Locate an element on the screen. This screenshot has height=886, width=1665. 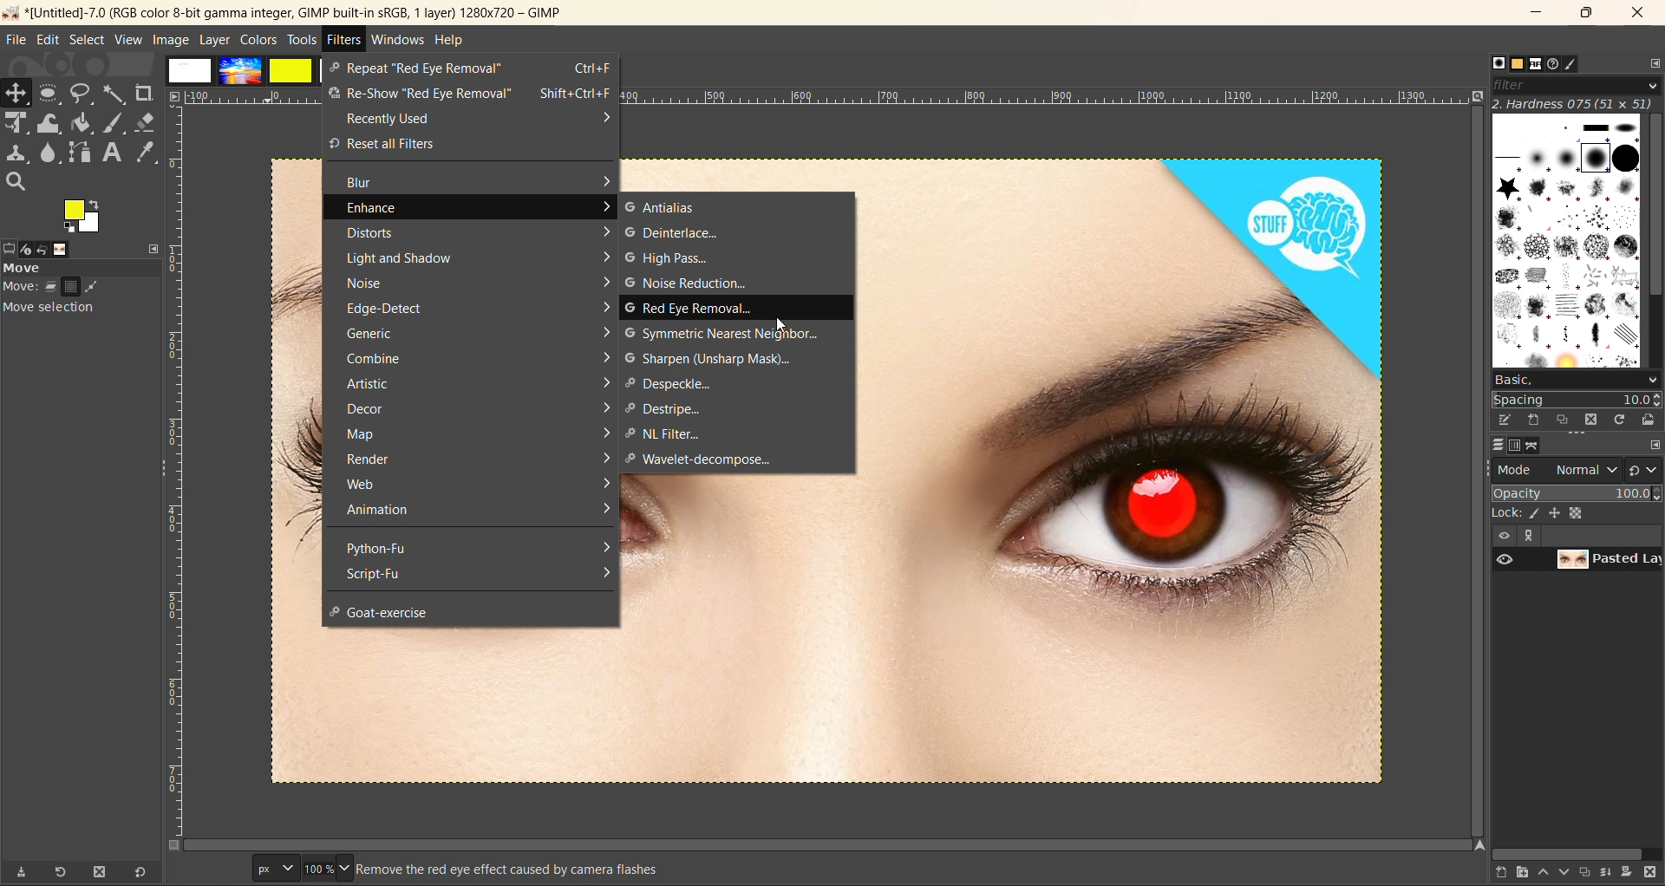
layer is located at coordinates (1609, 559).